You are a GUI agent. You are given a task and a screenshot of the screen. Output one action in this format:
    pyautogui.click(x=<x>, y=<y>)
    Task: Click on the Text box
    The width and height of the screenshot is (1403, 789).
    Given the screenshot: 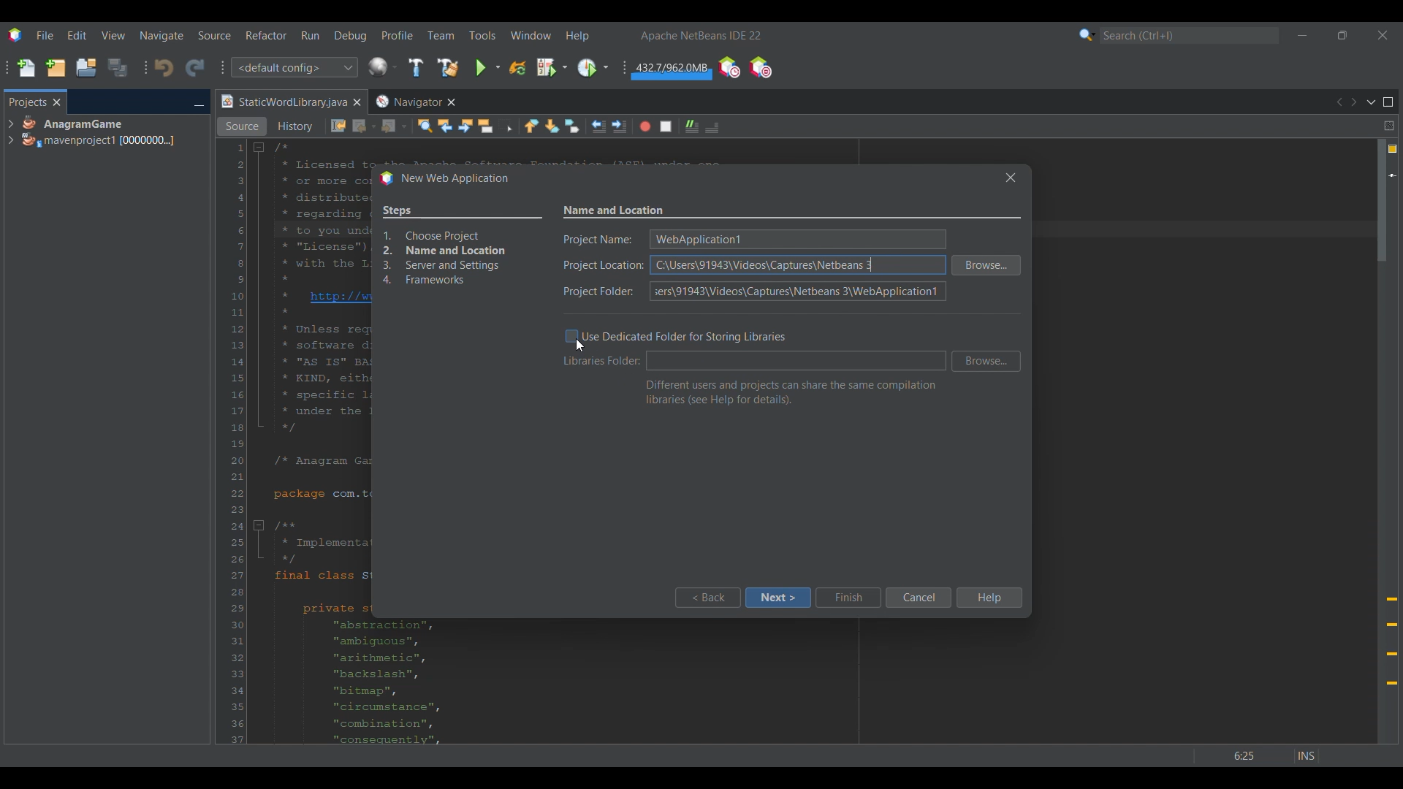 What is the action you would take?
    pyautogui.click(x=796, y=361)
    